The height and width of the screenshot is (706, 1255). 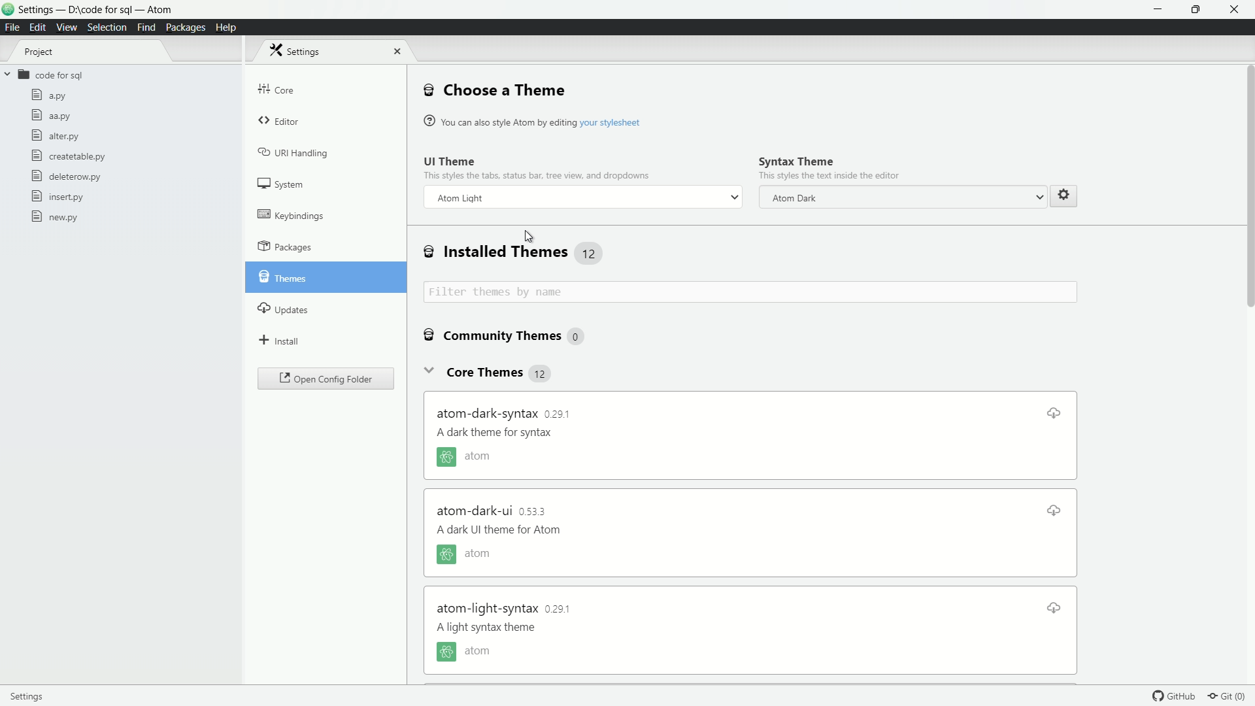 I want to click on atom dark, so click(x=793, y=197).